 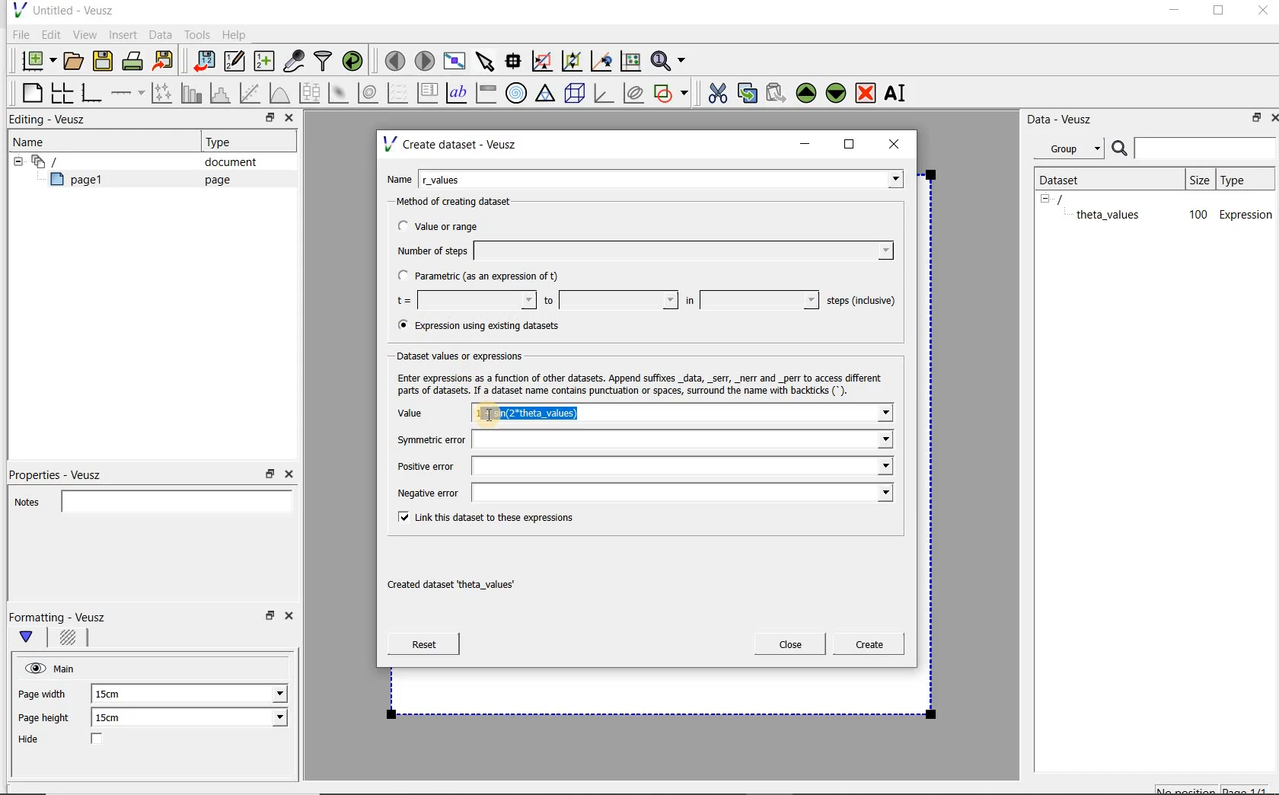 I want to click on page, so click(x=214, y=180).